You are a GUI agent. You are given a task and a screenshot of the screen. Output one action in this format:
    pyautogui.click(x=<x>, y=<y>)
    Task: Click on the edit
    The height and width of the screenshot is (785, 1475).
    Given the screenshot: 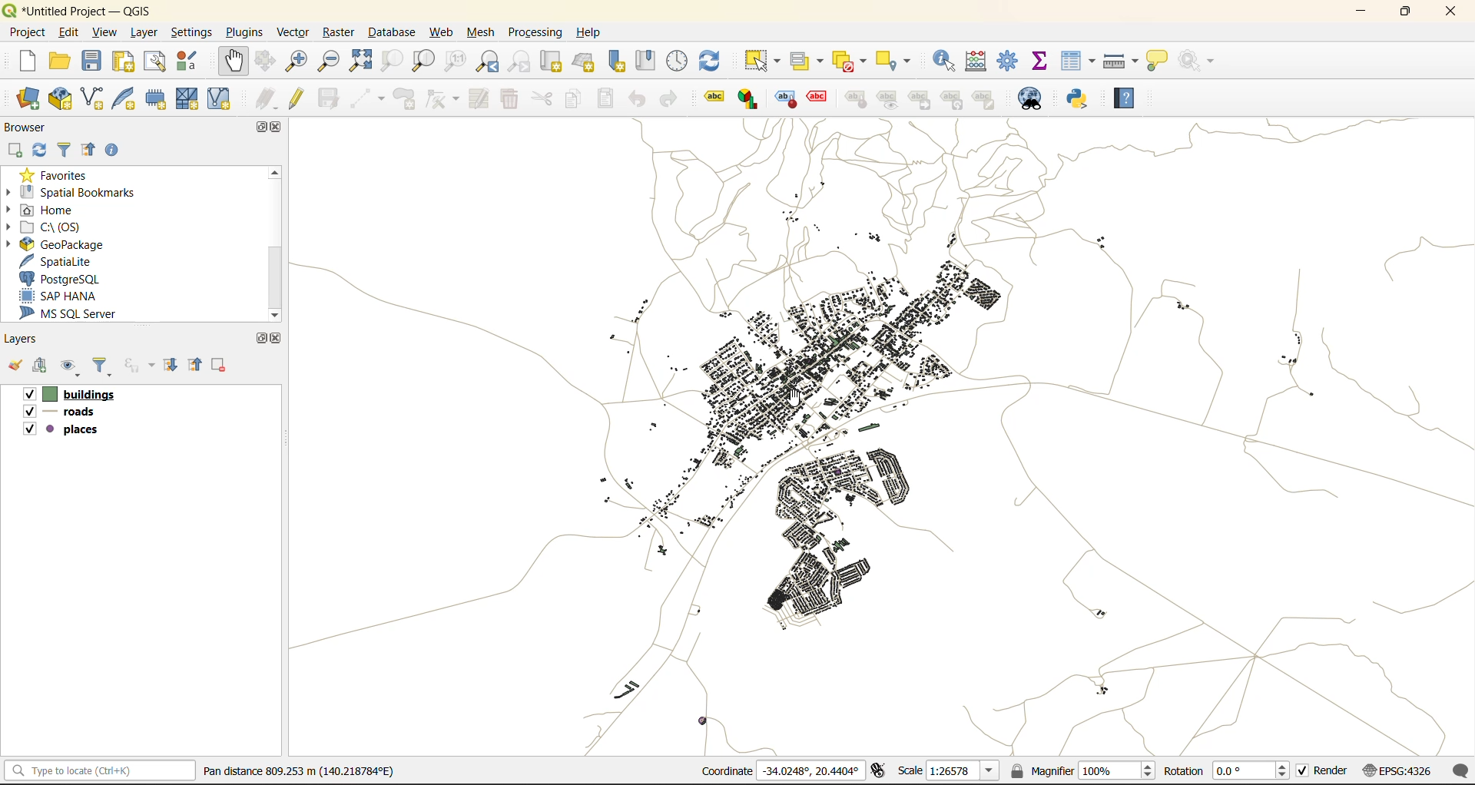 What is the action you would take?
    pyautogui.click(x=71, y=32)
    